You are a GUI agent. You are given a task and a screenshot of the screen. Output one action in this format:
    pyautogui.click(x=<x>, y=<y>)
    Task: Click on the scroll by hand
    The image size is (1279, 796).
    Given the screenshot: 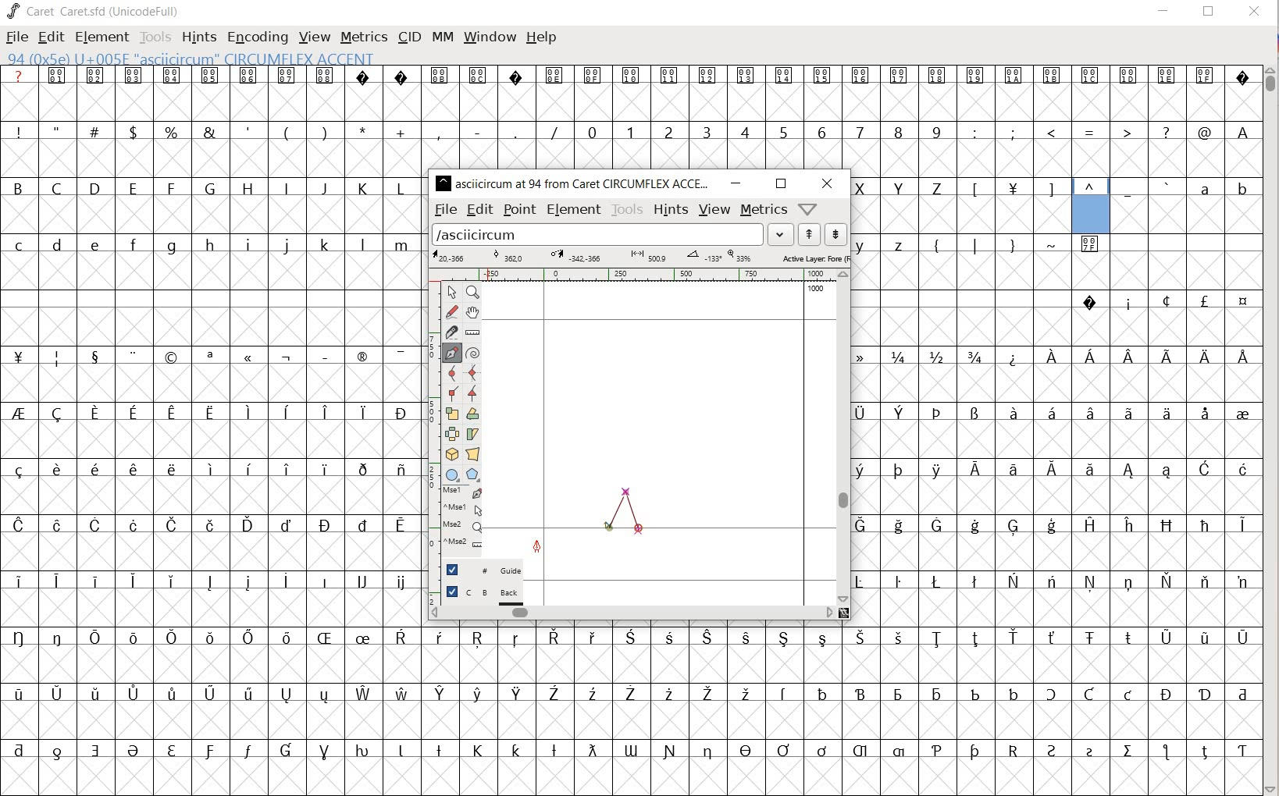 What is the action you would take?
    pyautogui.click(x=474, y=312)
    